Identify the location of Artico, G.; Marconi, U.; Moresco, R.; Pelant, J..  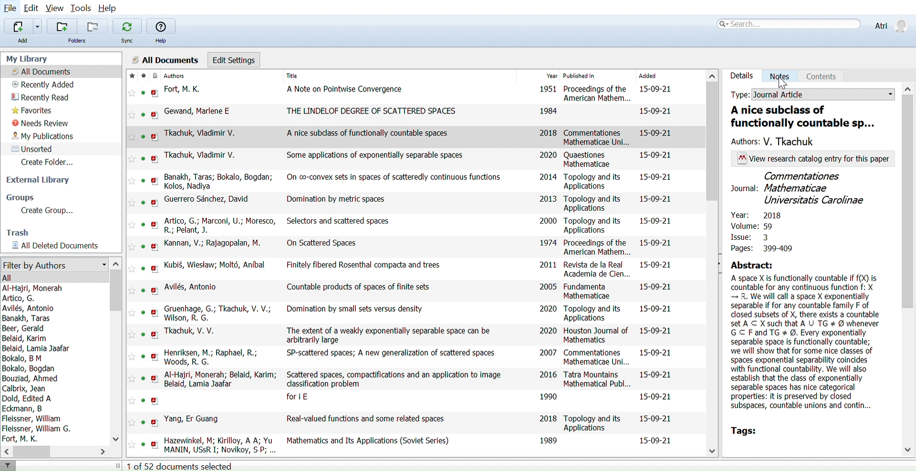
(220, 225).